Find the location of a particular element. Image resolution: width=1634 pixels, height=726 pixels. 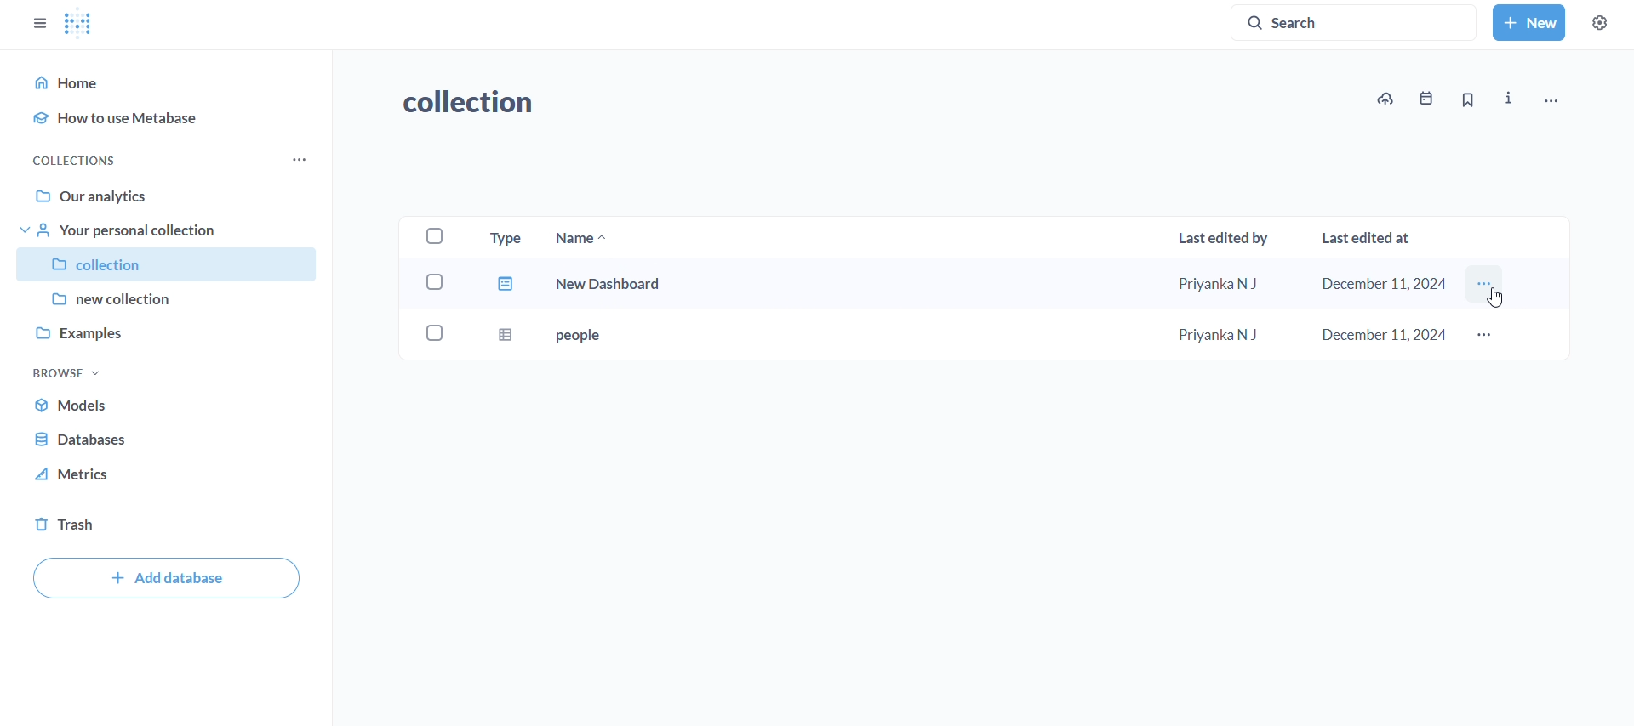

browse is located at coordinates (67, 372).